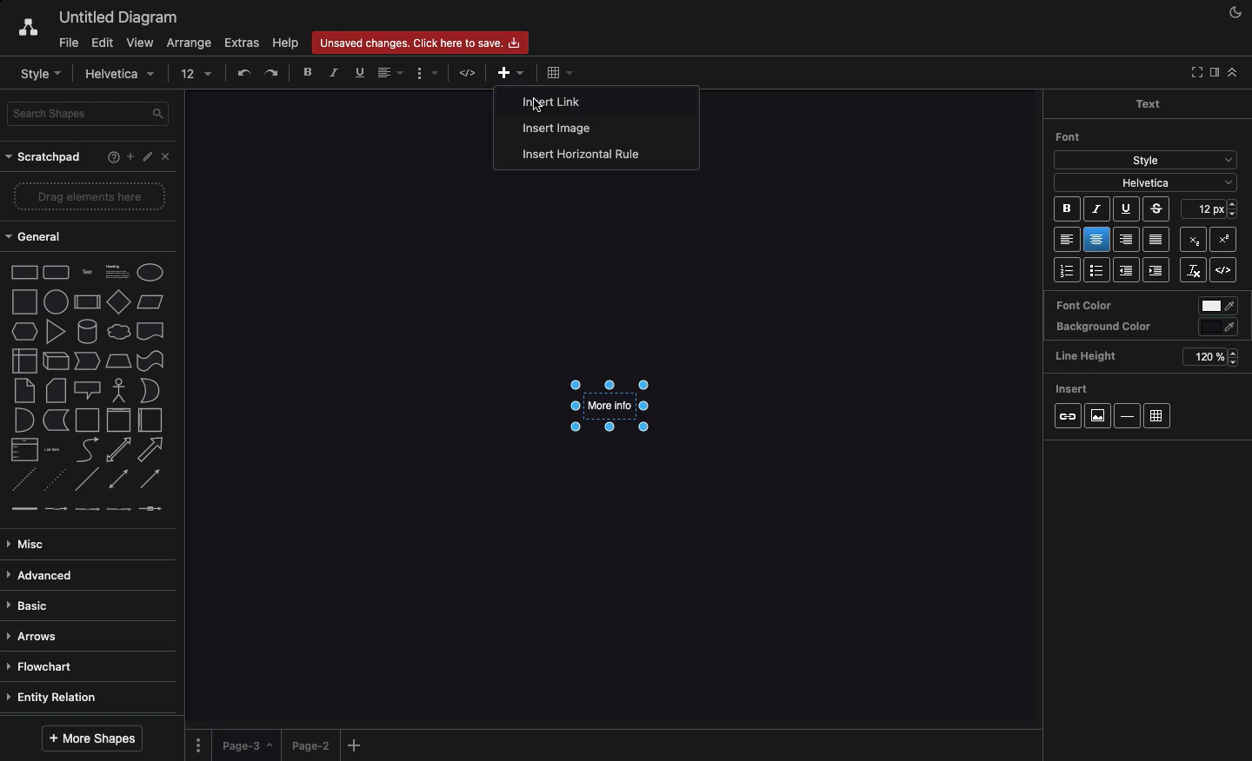 The image size is (1252, 761). I want to click on Ellipse, so click(150, 273).